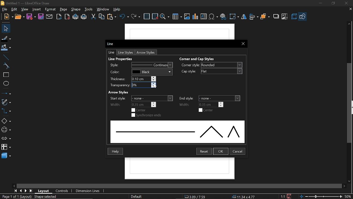 The height and width of the screenshot is (199, 353). I want to click on allign, so click(253, 17).